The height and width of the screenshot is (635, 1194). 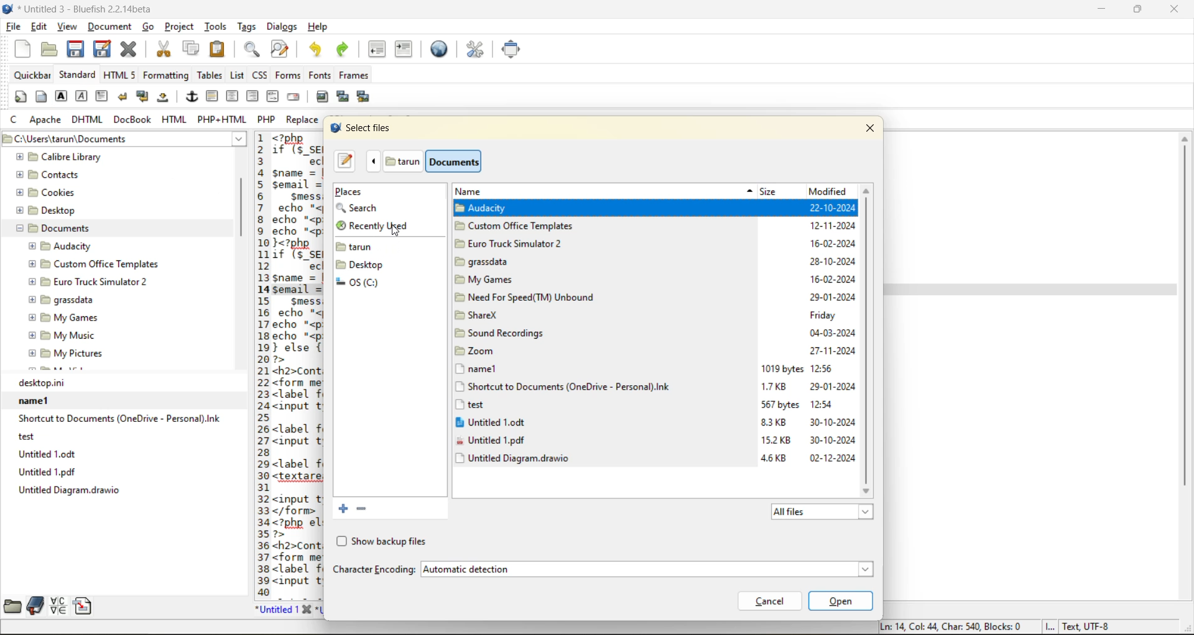 I want to click on paste, so click(x=216, y=48).